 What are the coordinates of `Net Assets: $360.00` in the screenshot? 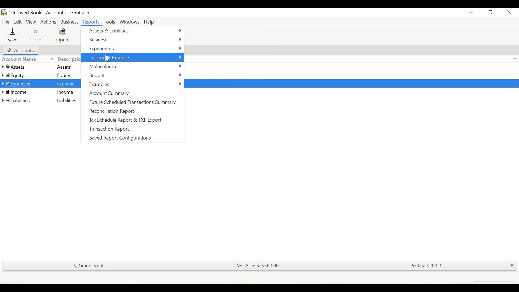 It's located at (259, 265).